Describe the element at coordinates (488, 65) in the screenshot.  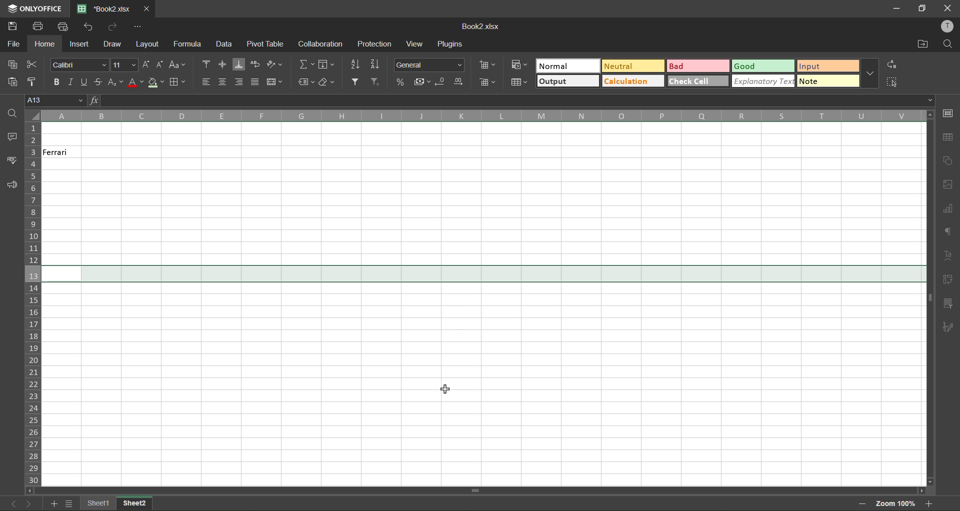
I see `insert cells` at that location.